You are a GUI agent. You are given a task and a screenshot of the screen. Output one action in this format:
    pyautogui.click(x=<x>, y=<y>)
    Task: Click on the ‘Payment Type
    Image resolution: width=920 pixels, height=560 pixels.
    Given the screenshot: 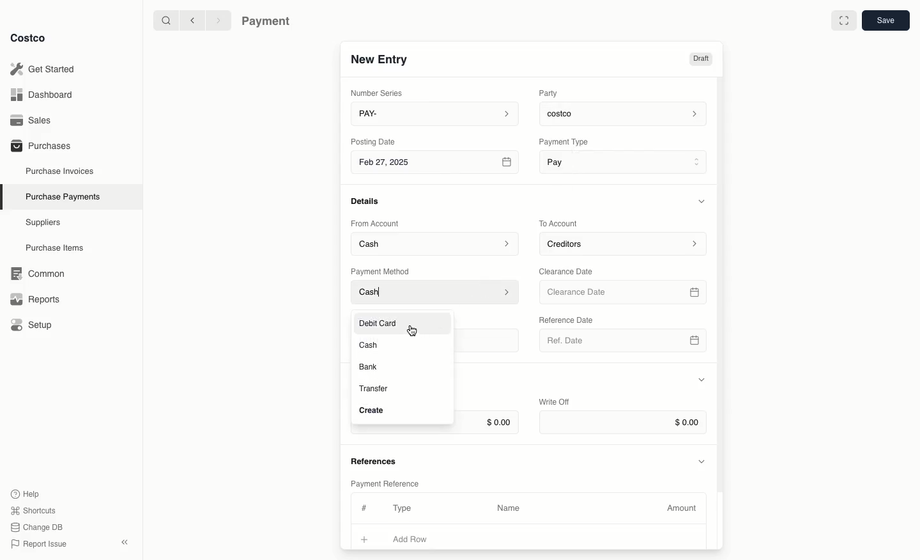 What is the action you would take?
    pyautogui.click(x=563, y=141)
    